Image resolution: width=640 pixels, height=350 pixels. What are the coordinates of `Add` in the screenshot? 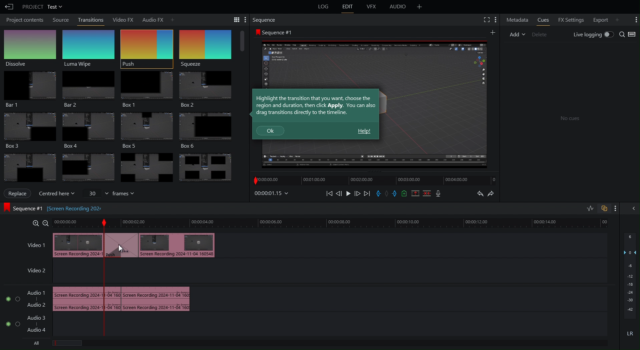 It's located at (172, 19).